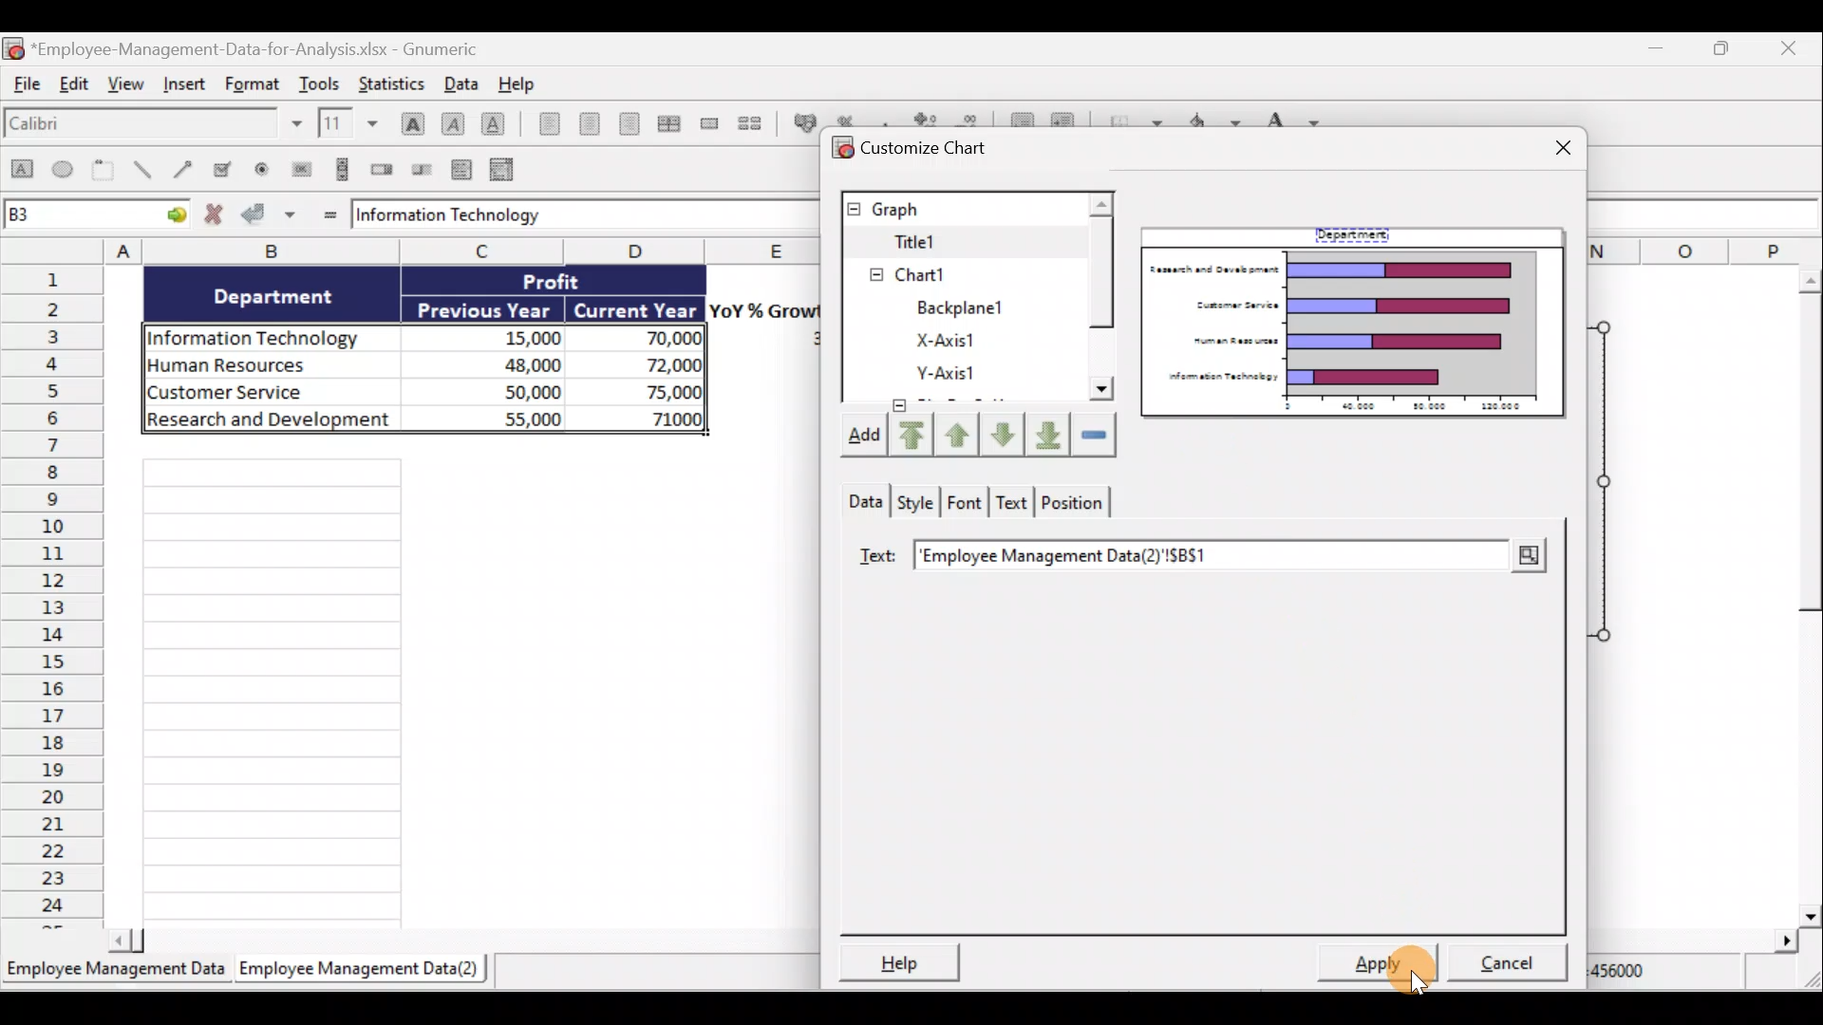 The width and height of the screenshot is (1823, 1025). I want to click on Help, so click(517, 83).